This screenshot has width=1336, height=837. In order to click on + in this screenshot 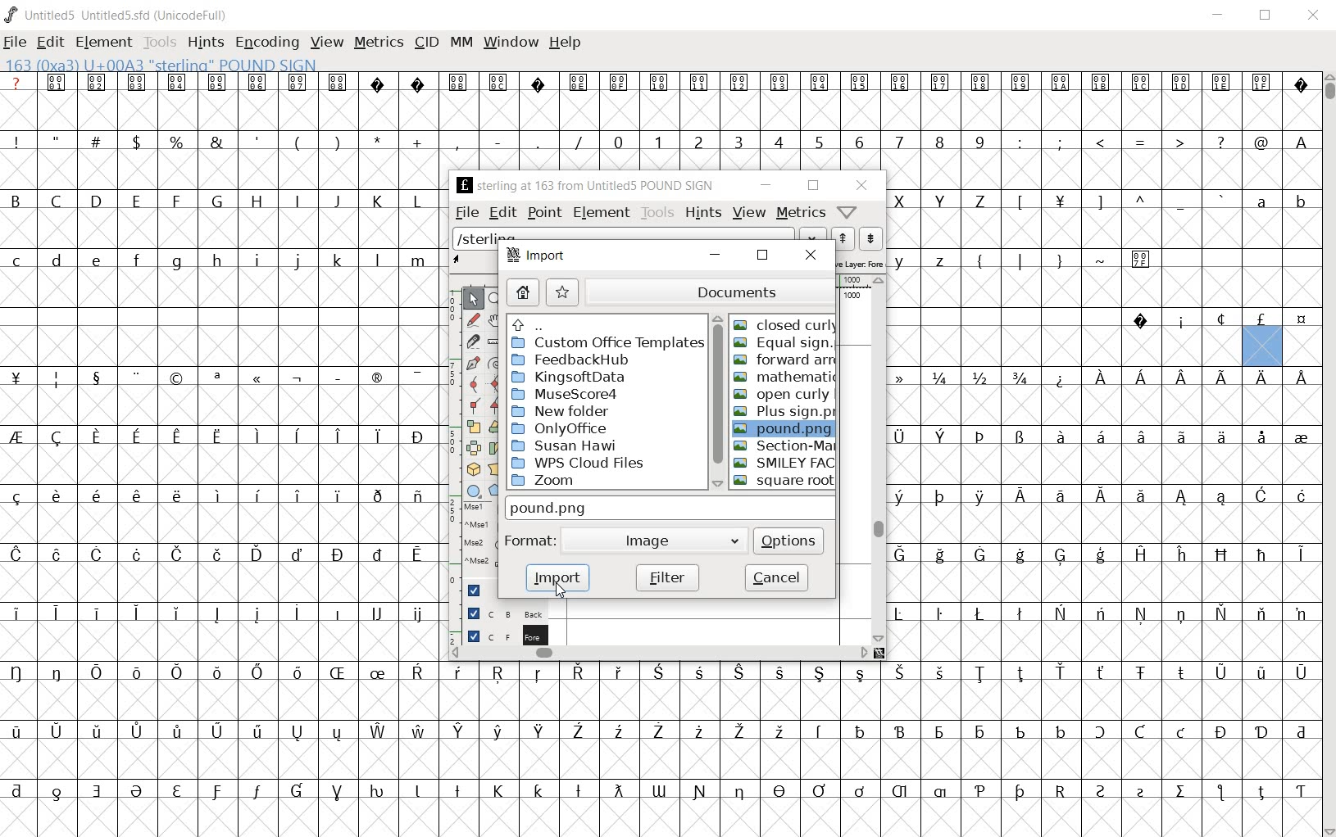, I will do `click(419, 143)`.